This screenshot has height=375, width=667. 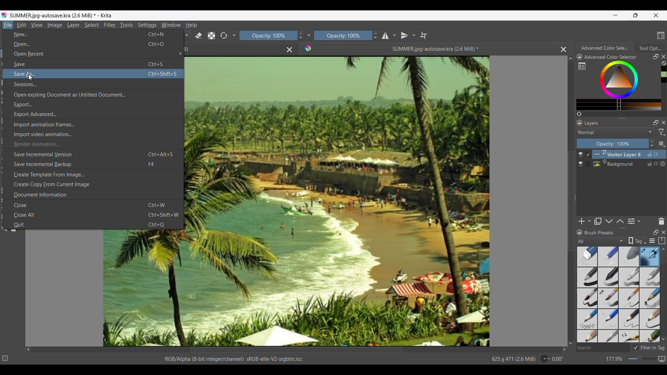 What do you see at coordinates (93, 184) in the screenshot?
I see `Create copy from current image` at bounding box center [93, 184].